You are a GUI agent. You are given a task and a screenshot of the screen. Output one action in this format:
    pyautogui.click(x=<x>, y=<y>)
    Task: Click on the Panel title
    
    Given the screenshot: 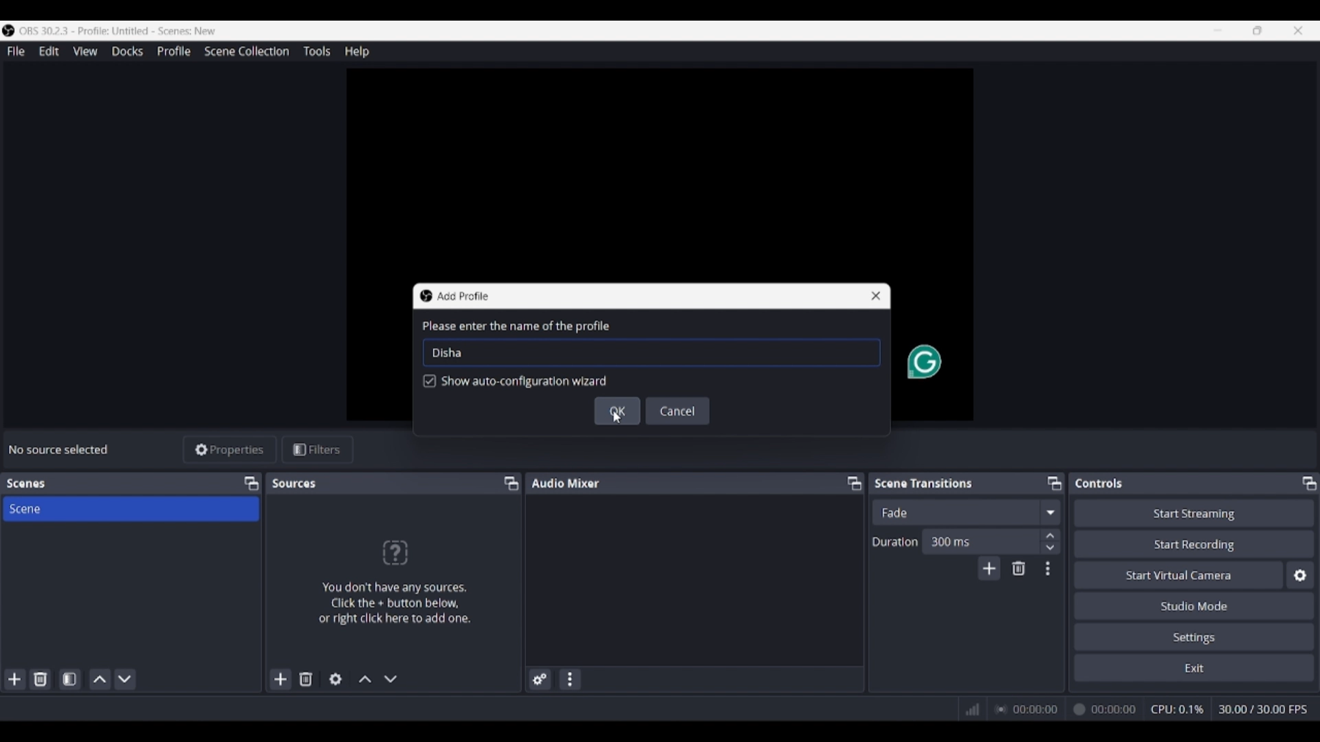 What is the action you would take?
    pyautogui.click(x=566, y=482)
    